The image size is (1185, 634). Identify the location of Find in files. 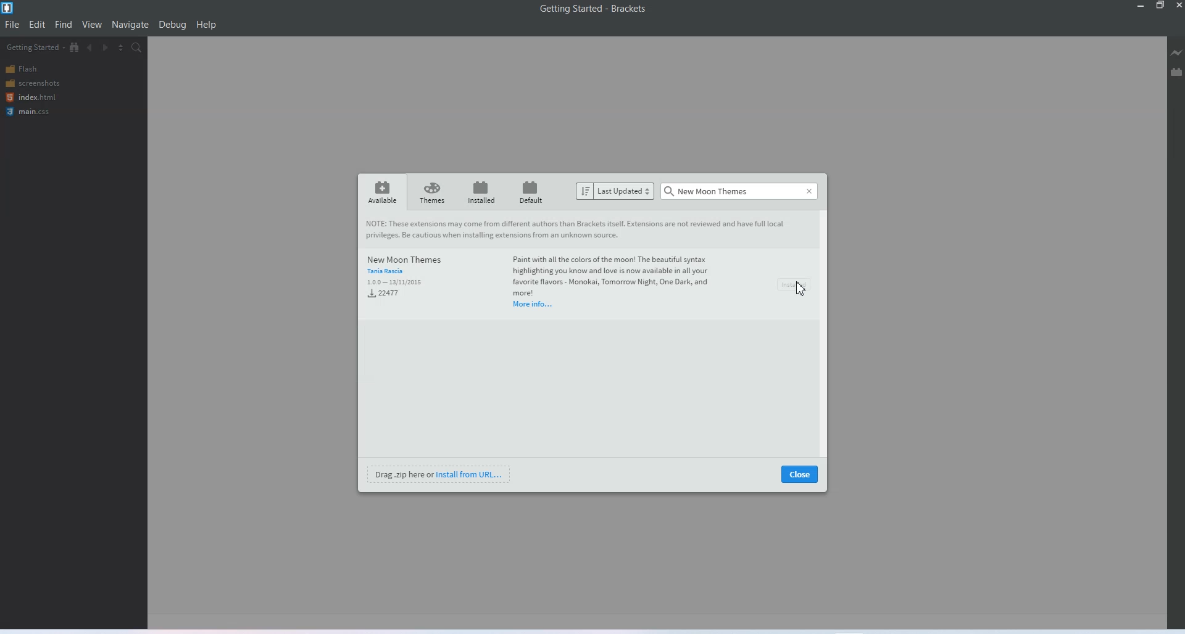
(137, 47).